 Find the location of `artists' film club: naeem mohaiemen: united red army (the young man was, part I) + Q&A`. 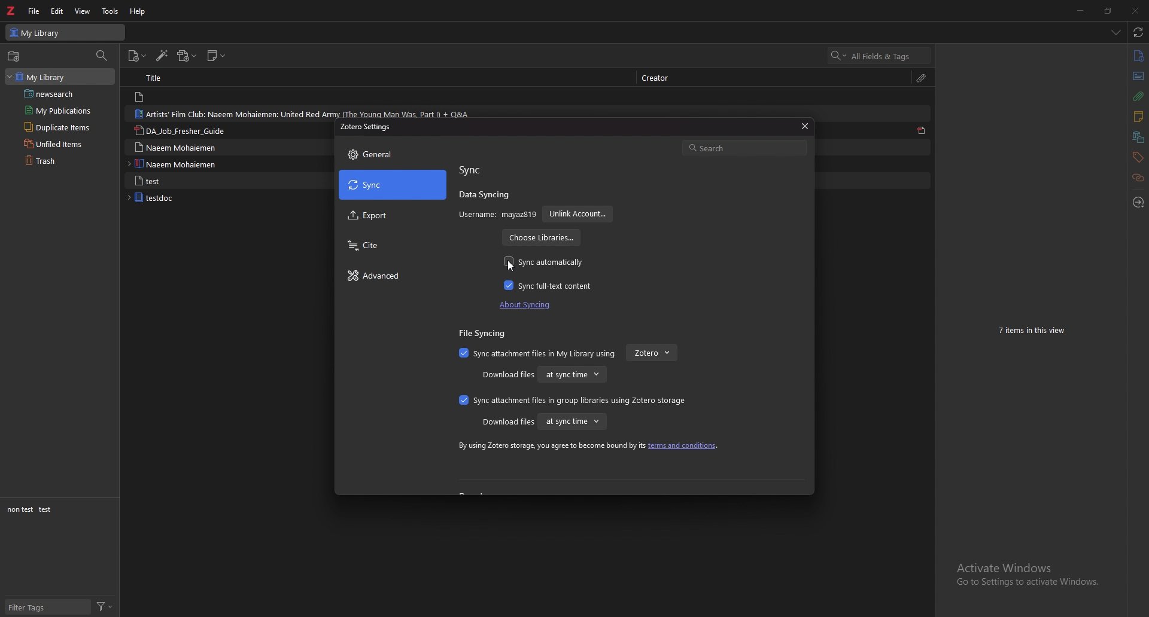

artists' film club: naeem mohaiemen: united red army (the young man was, part I) + Q&A is located at coordinates (303, 113).